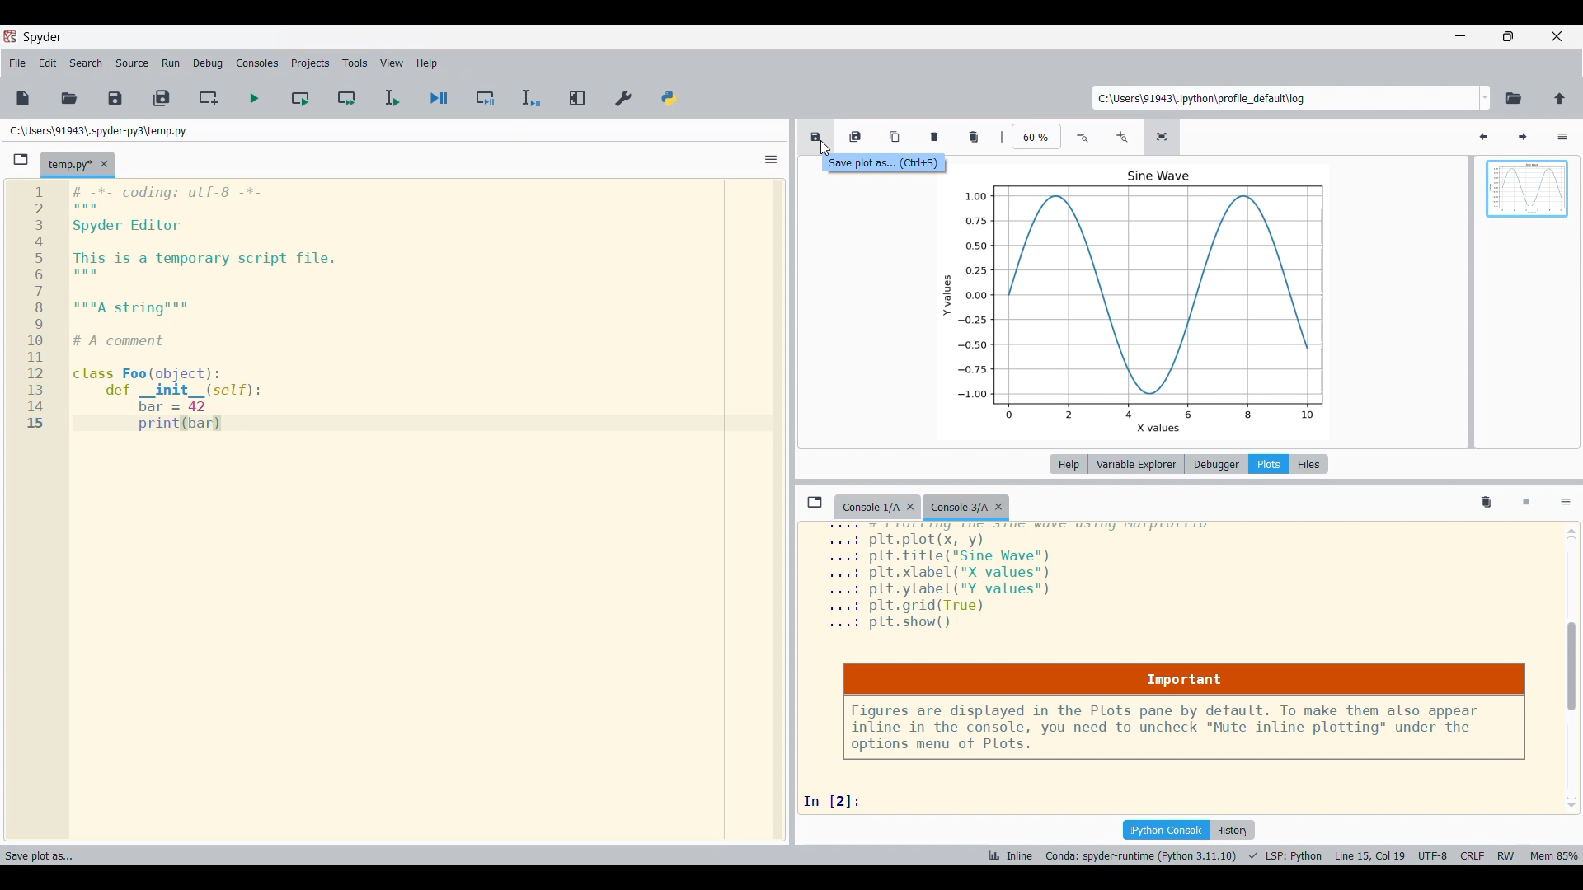 The height and width of the screenshot is (890, 1583). Describe the element at coordinates (1515, 98) in the screenshot. I see `Browse working directory` at that location.